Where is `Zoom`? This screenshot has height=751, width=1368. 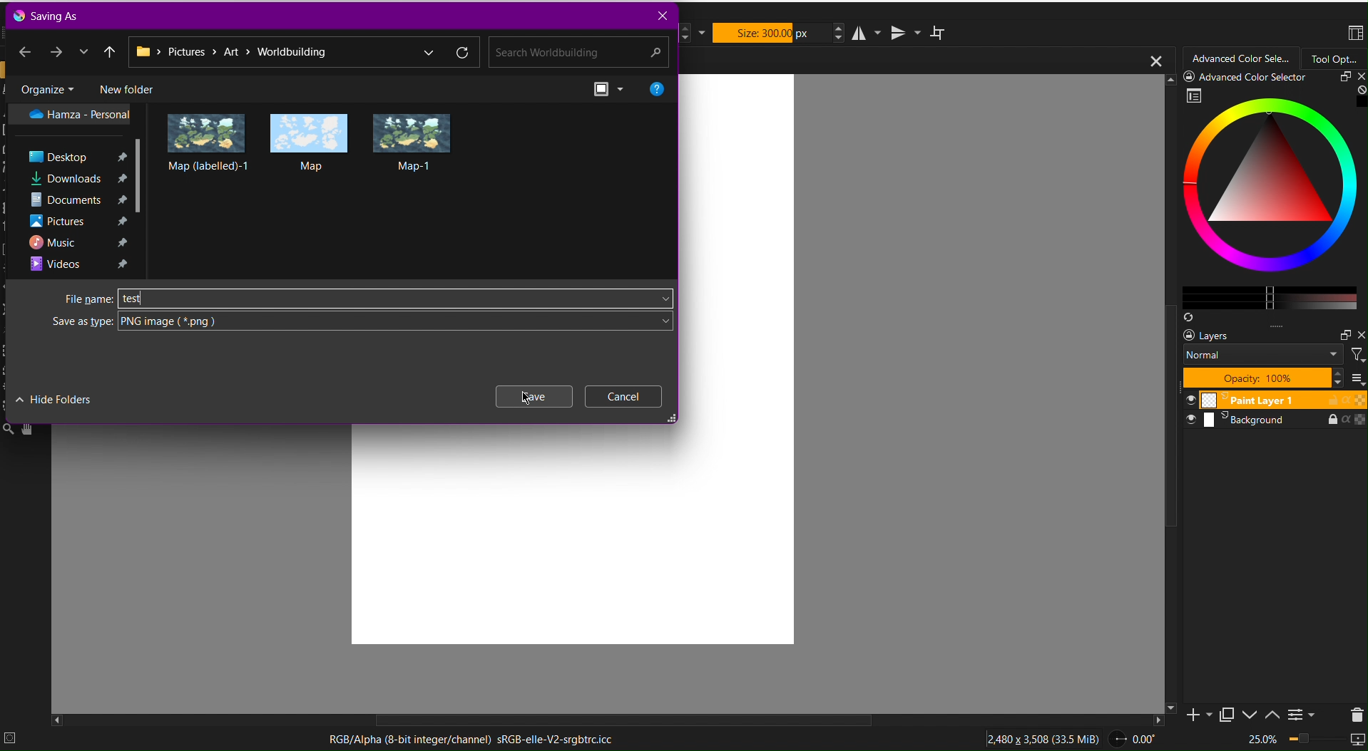 Zoom is located at coordinates (1304, 740).